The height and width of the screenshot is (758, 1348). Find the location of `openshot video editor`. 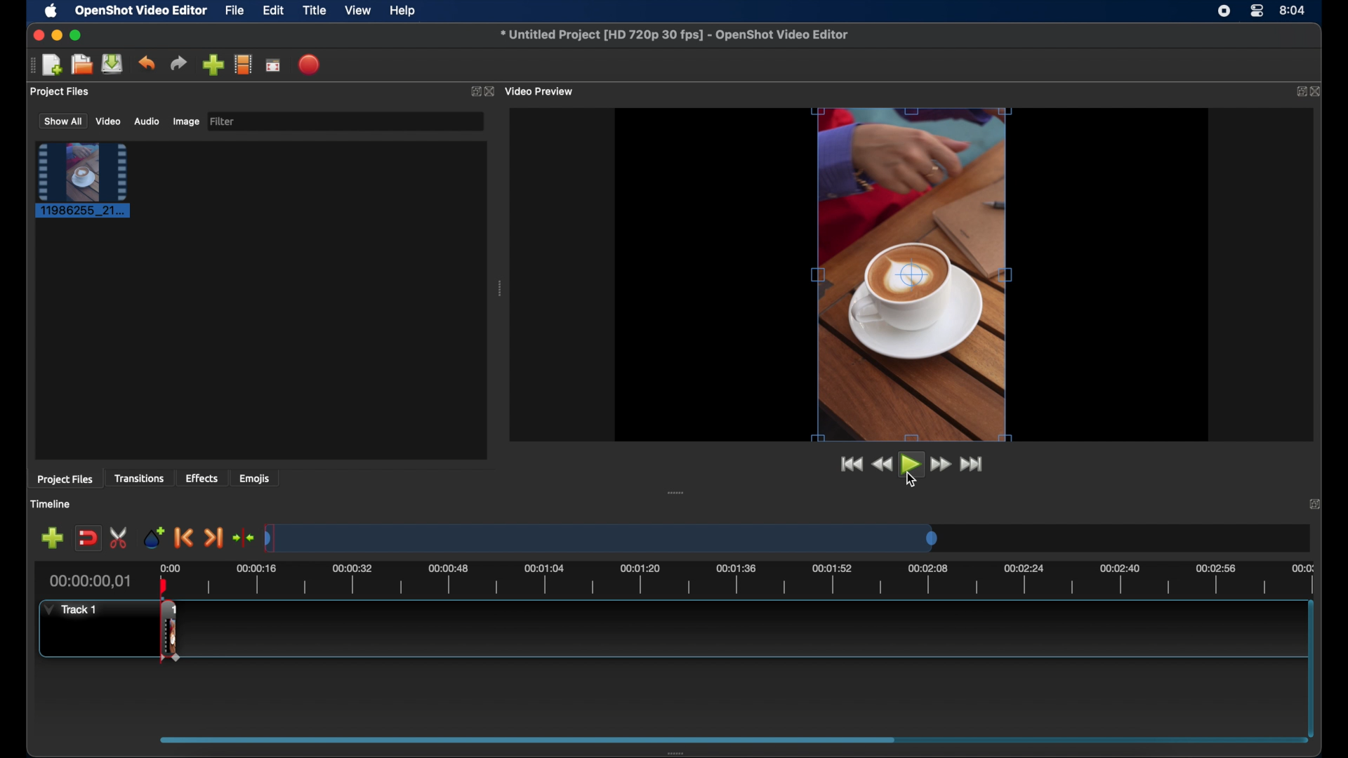

openshot video editor is located at coordinates (142, 11).